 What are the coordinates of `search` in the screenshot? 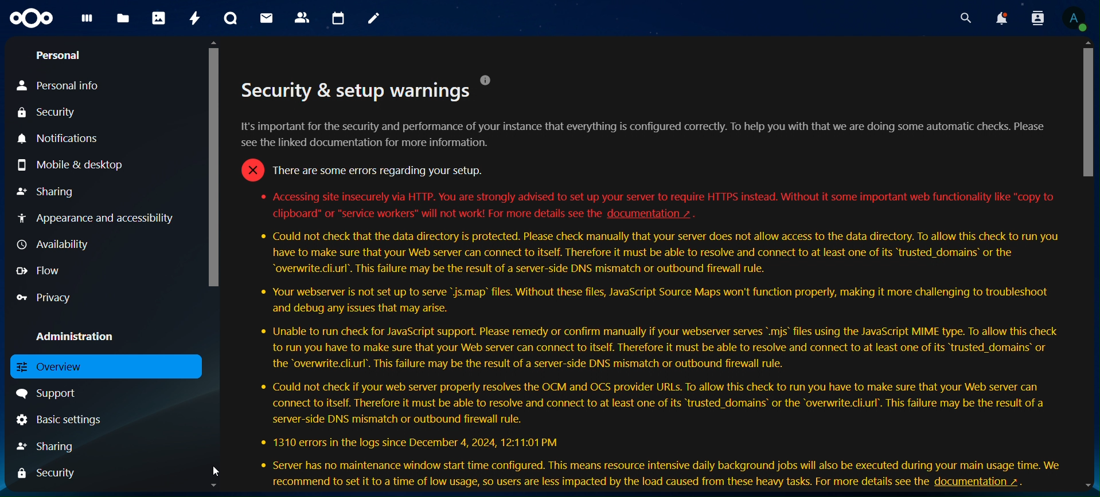 It's located at (964, 18).